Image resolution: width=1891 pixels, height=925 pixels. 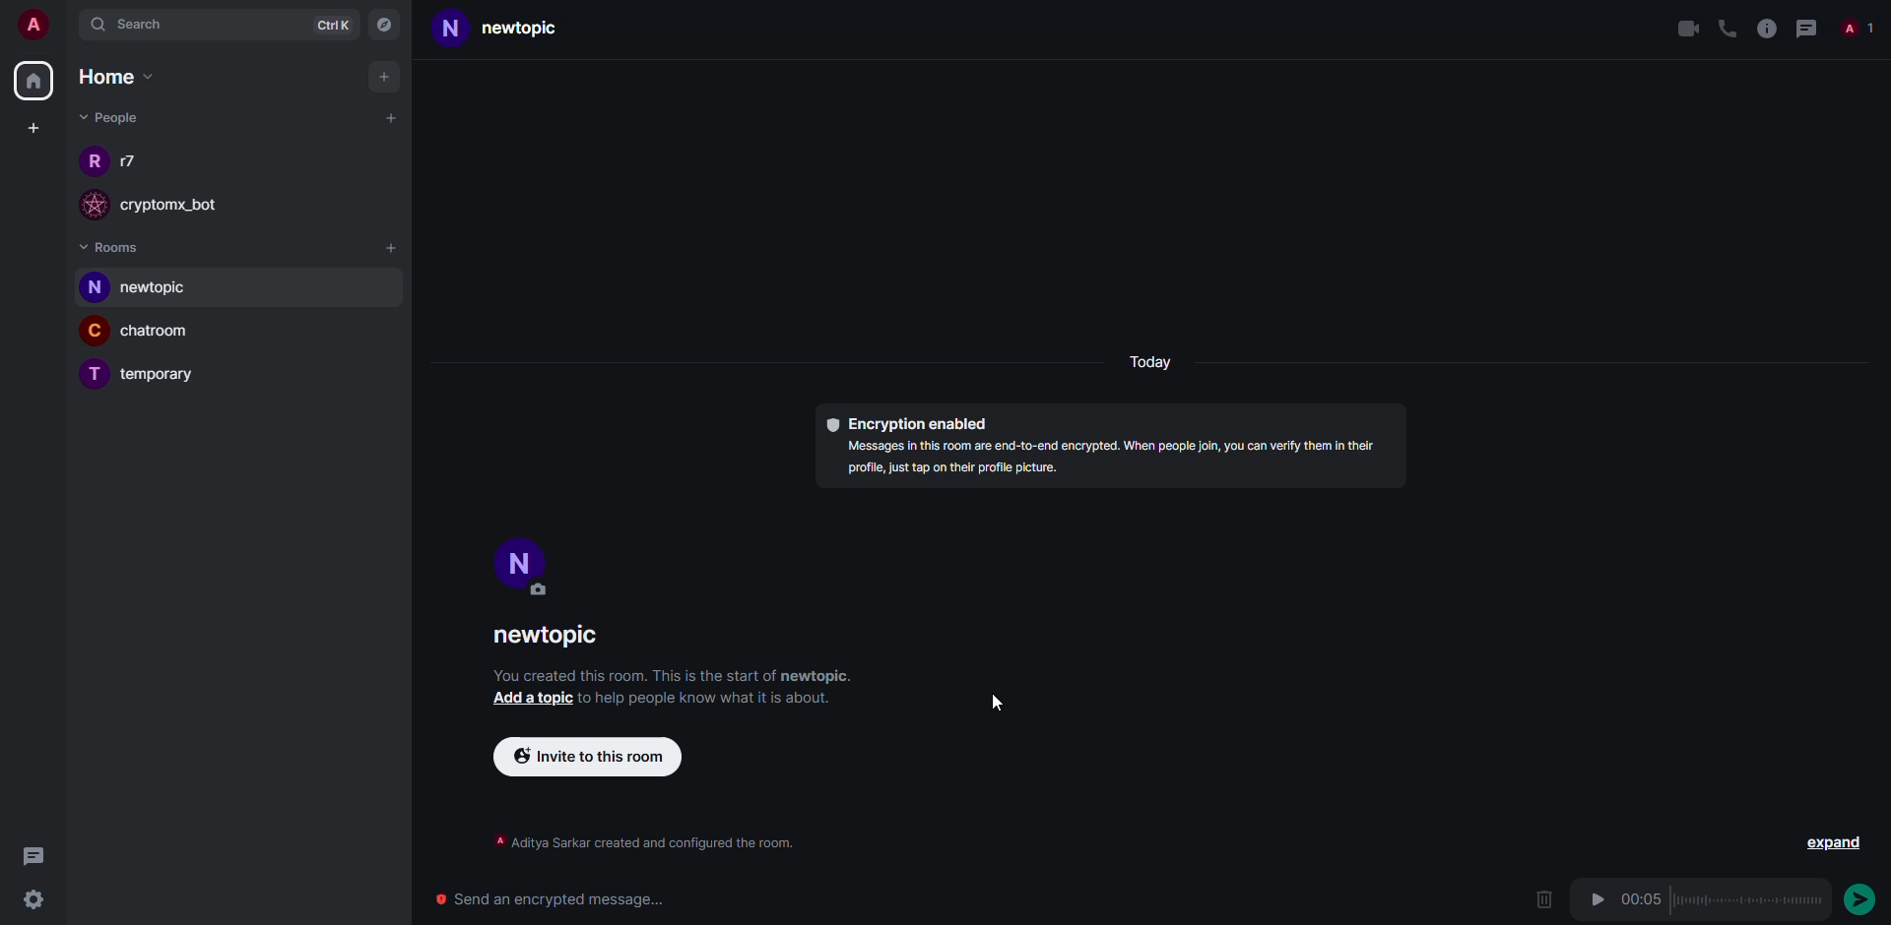 I want to click on info, so click(x=1116, y=462).